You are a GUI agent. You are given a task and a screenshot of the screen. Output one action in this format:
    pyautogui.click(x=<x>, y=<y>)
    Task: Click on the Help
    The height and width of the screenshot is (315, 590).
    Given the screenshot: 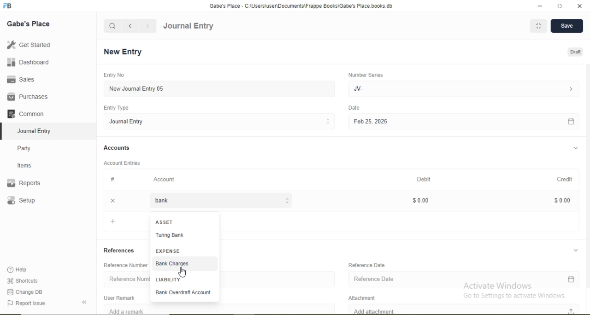 What is the action you would take?
    pyautogui.click(x=21, y=270)
    